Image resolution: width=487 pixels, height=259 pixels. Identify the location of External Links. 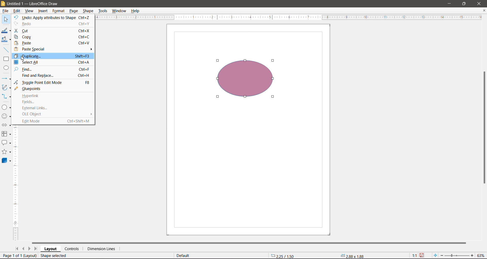
(34, 108).